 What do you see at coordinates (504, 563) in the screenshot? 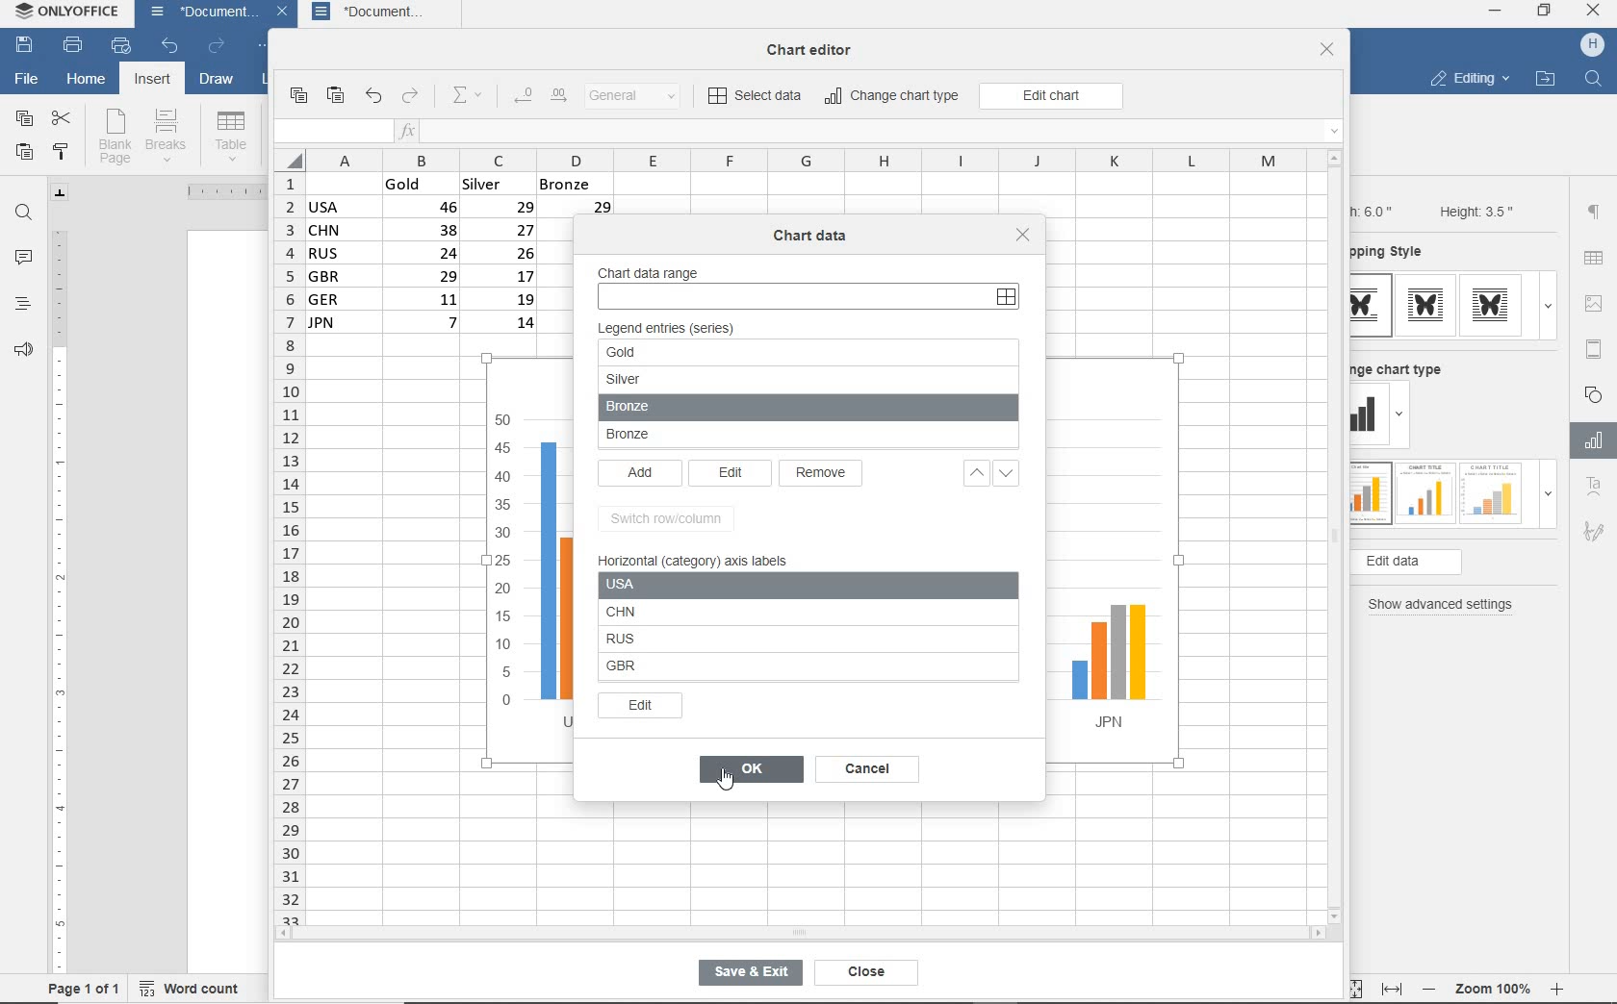
I see `y axis values` at bounding box center [504, 563].